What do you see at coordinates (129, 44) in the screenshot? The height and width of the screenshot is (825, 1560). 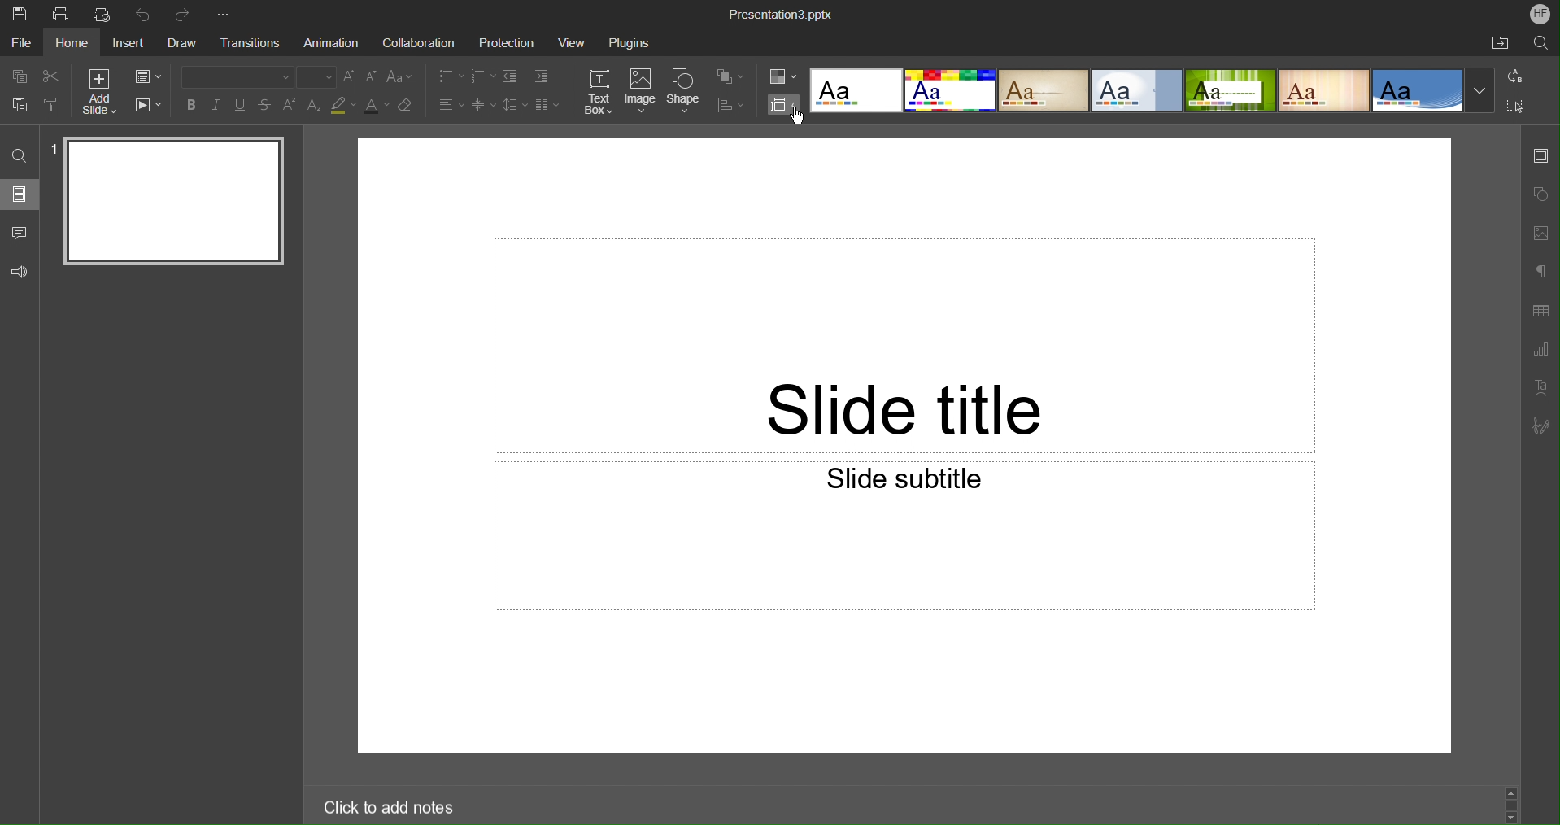 I see `Insert` at bounding box center [129, 44].